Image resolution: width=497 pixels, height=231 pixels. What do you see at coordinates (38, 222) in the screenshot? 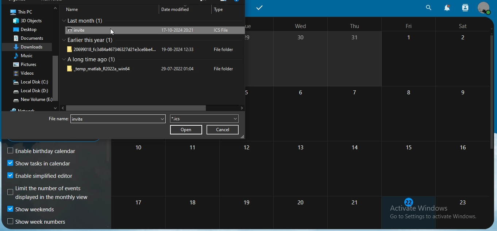
I see `show week numbers` at bounding box center [38, 222].